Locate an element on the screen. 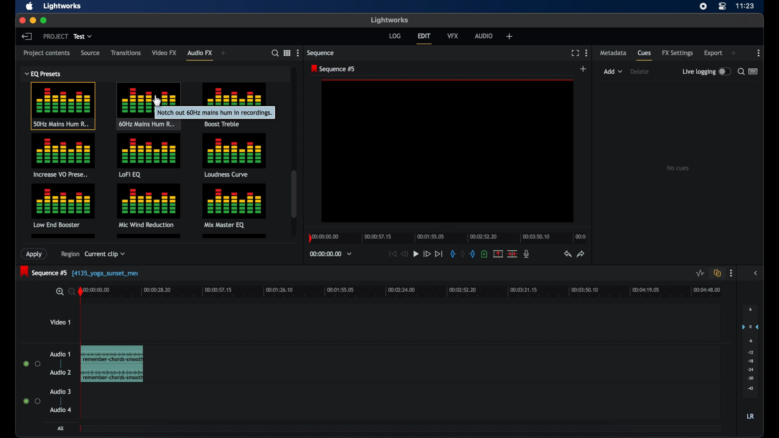 This screenshot has width=779, height=438. audio 4 is located at coordinates (61, 410).